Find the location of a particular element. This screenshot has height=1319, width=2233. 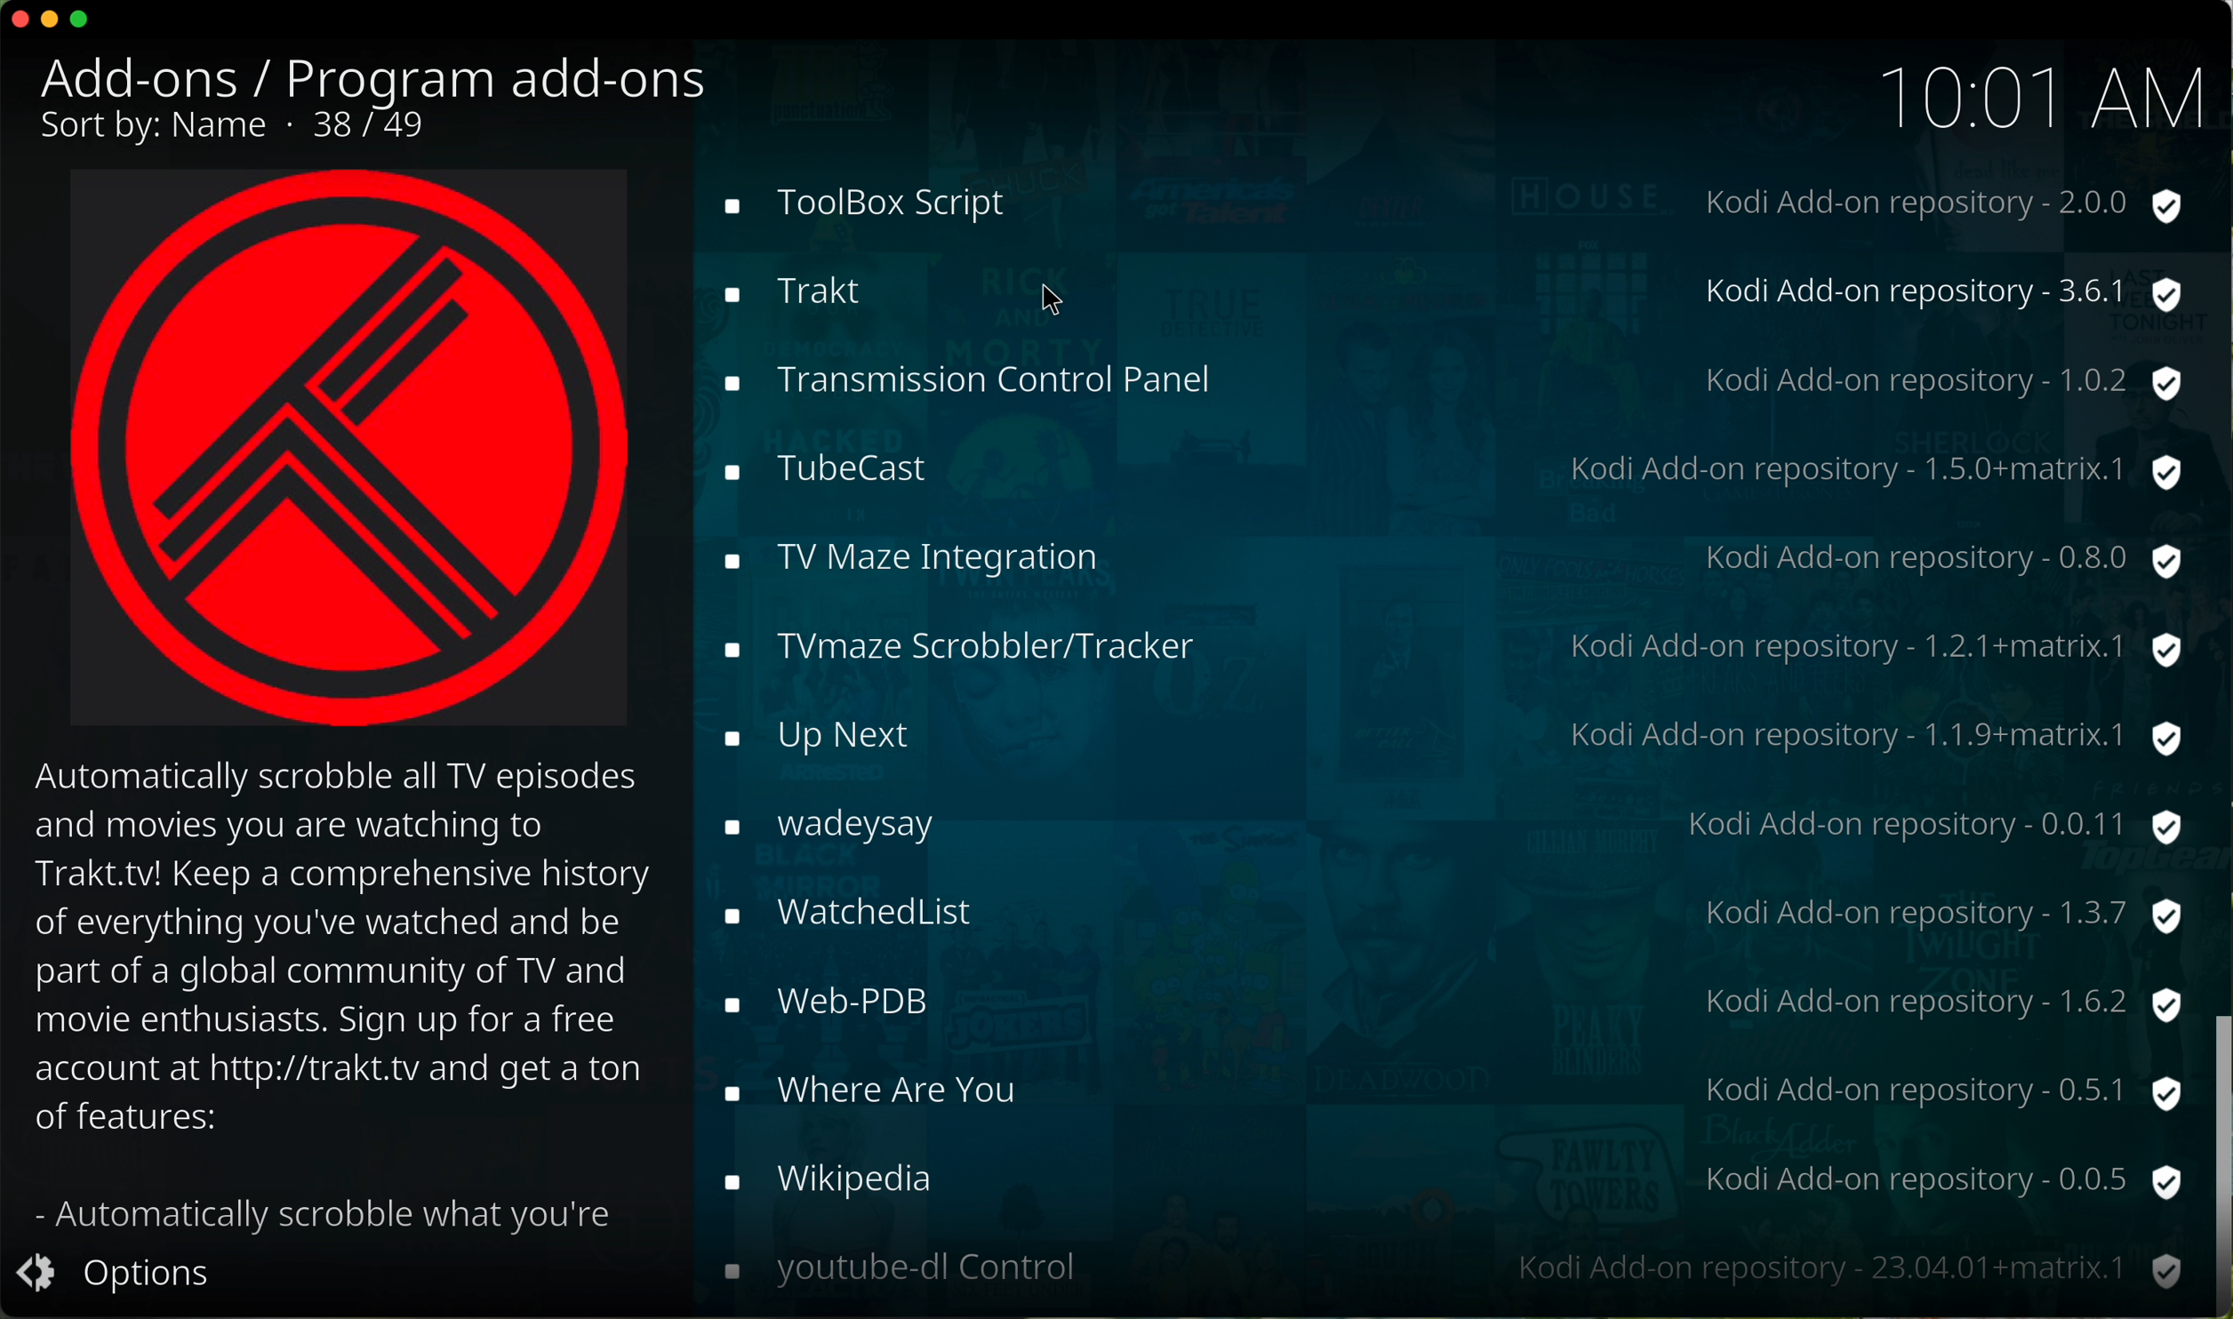

wikipedia is located at coordinates (1448, 1179).